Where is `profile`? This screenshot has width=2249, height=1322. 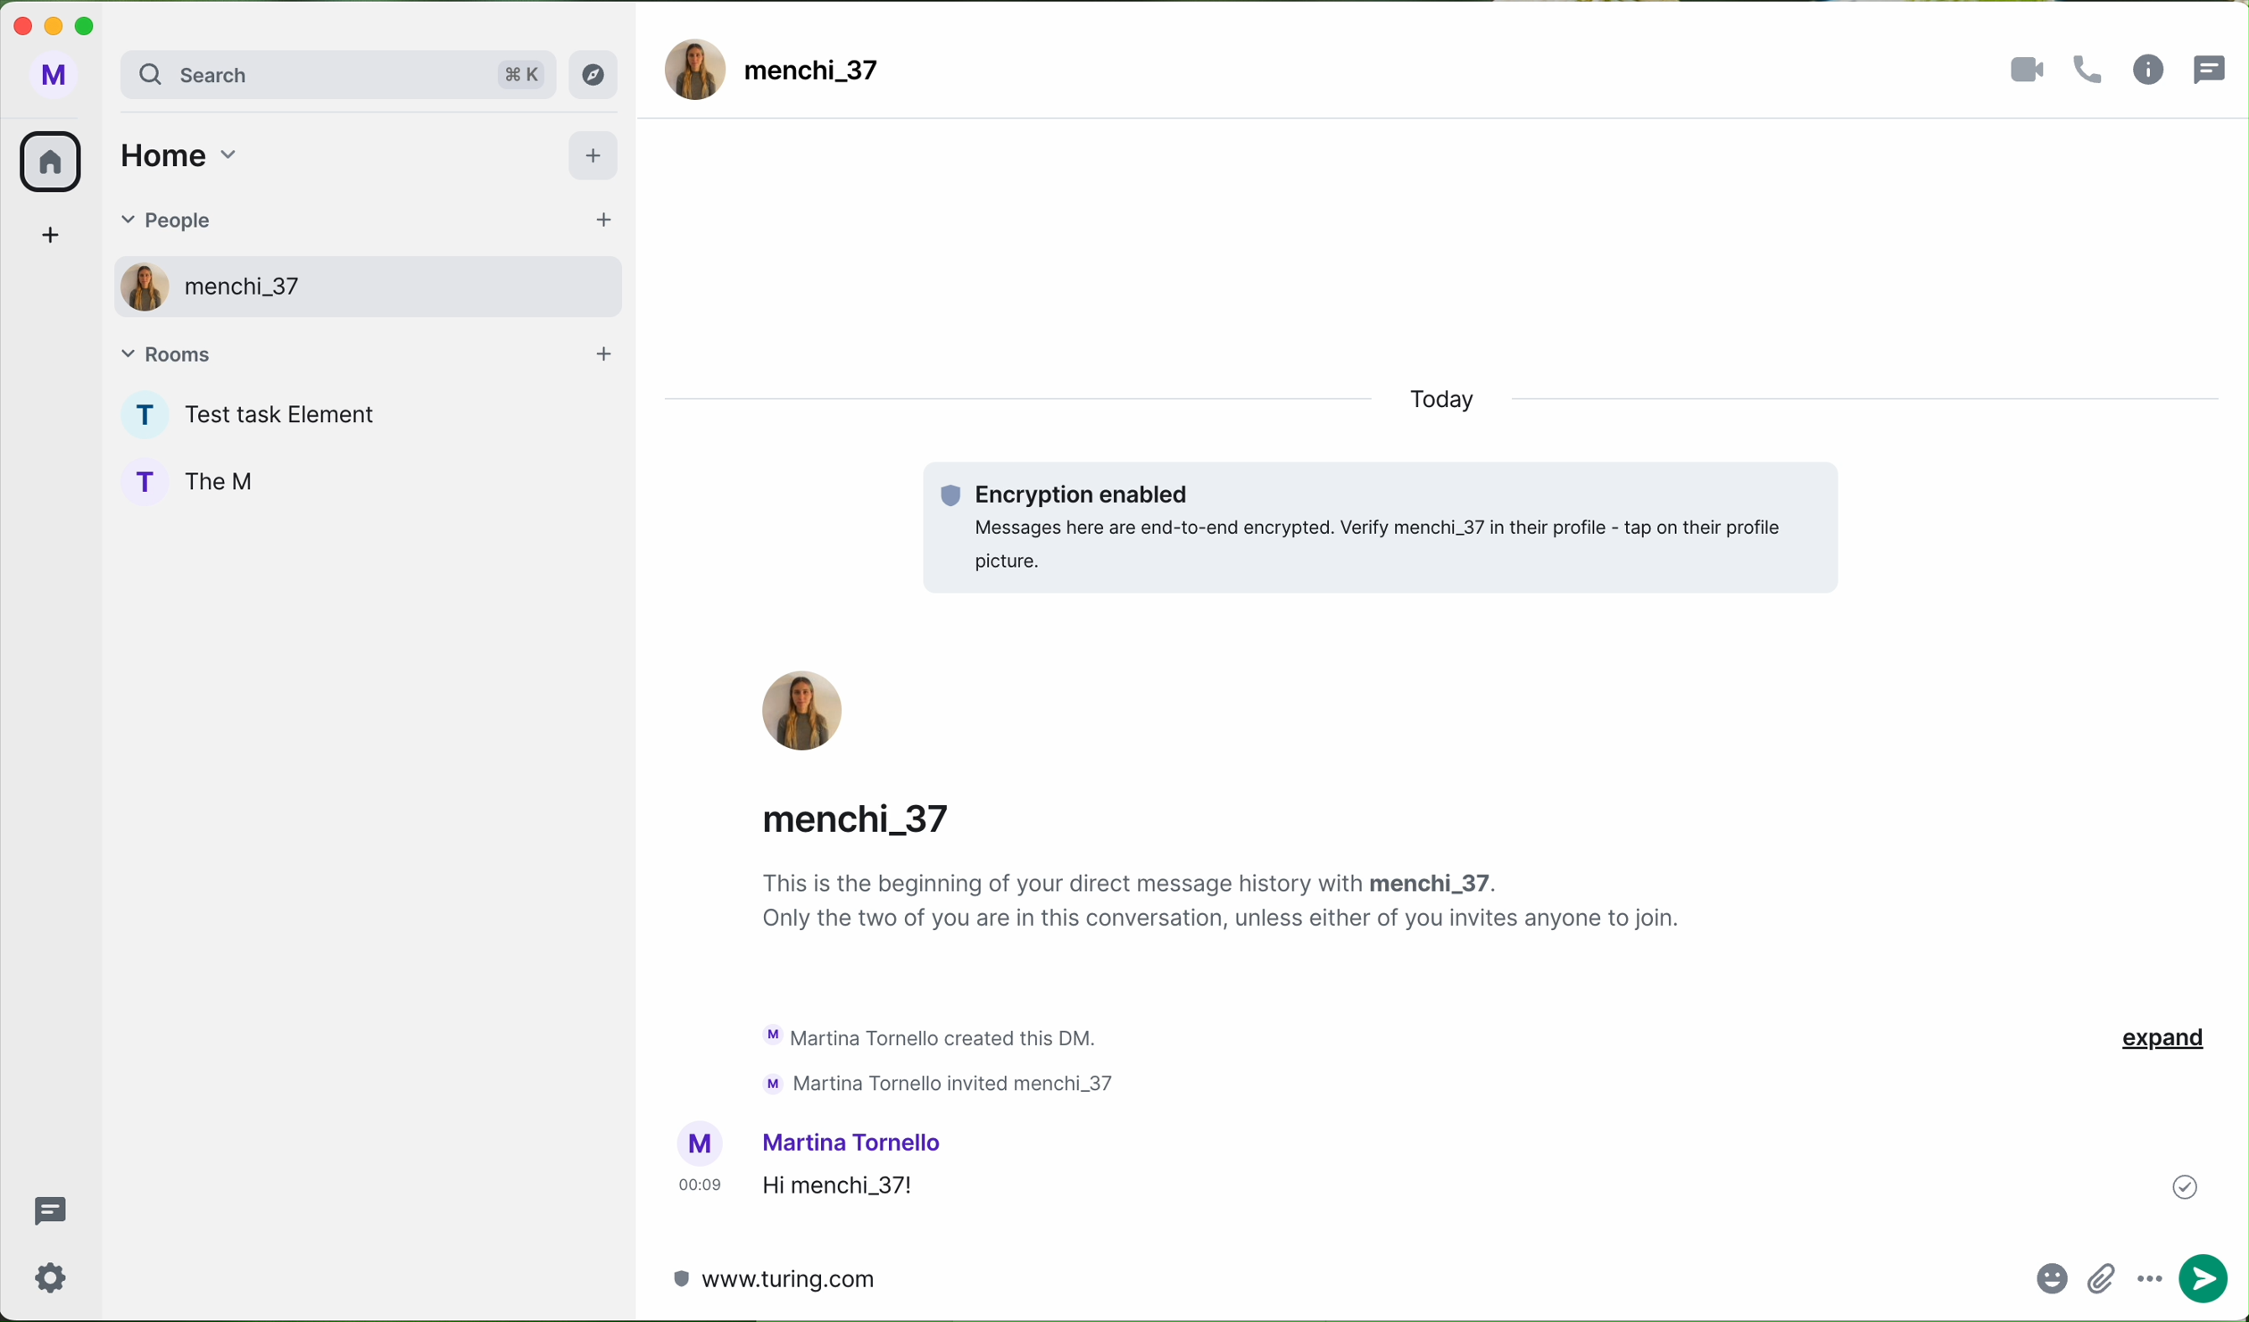 profile is located at coordinates (138, 415).